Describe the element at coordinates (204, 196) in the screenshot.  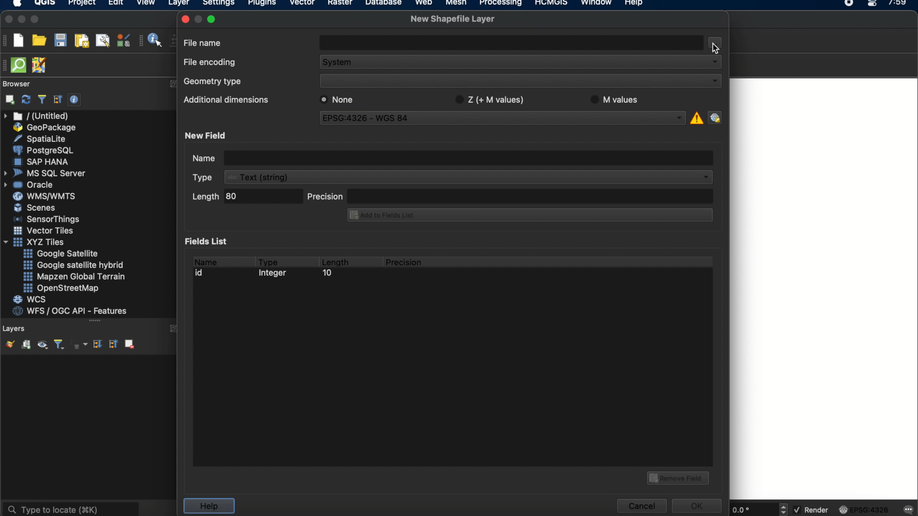
I see `length` at that location.